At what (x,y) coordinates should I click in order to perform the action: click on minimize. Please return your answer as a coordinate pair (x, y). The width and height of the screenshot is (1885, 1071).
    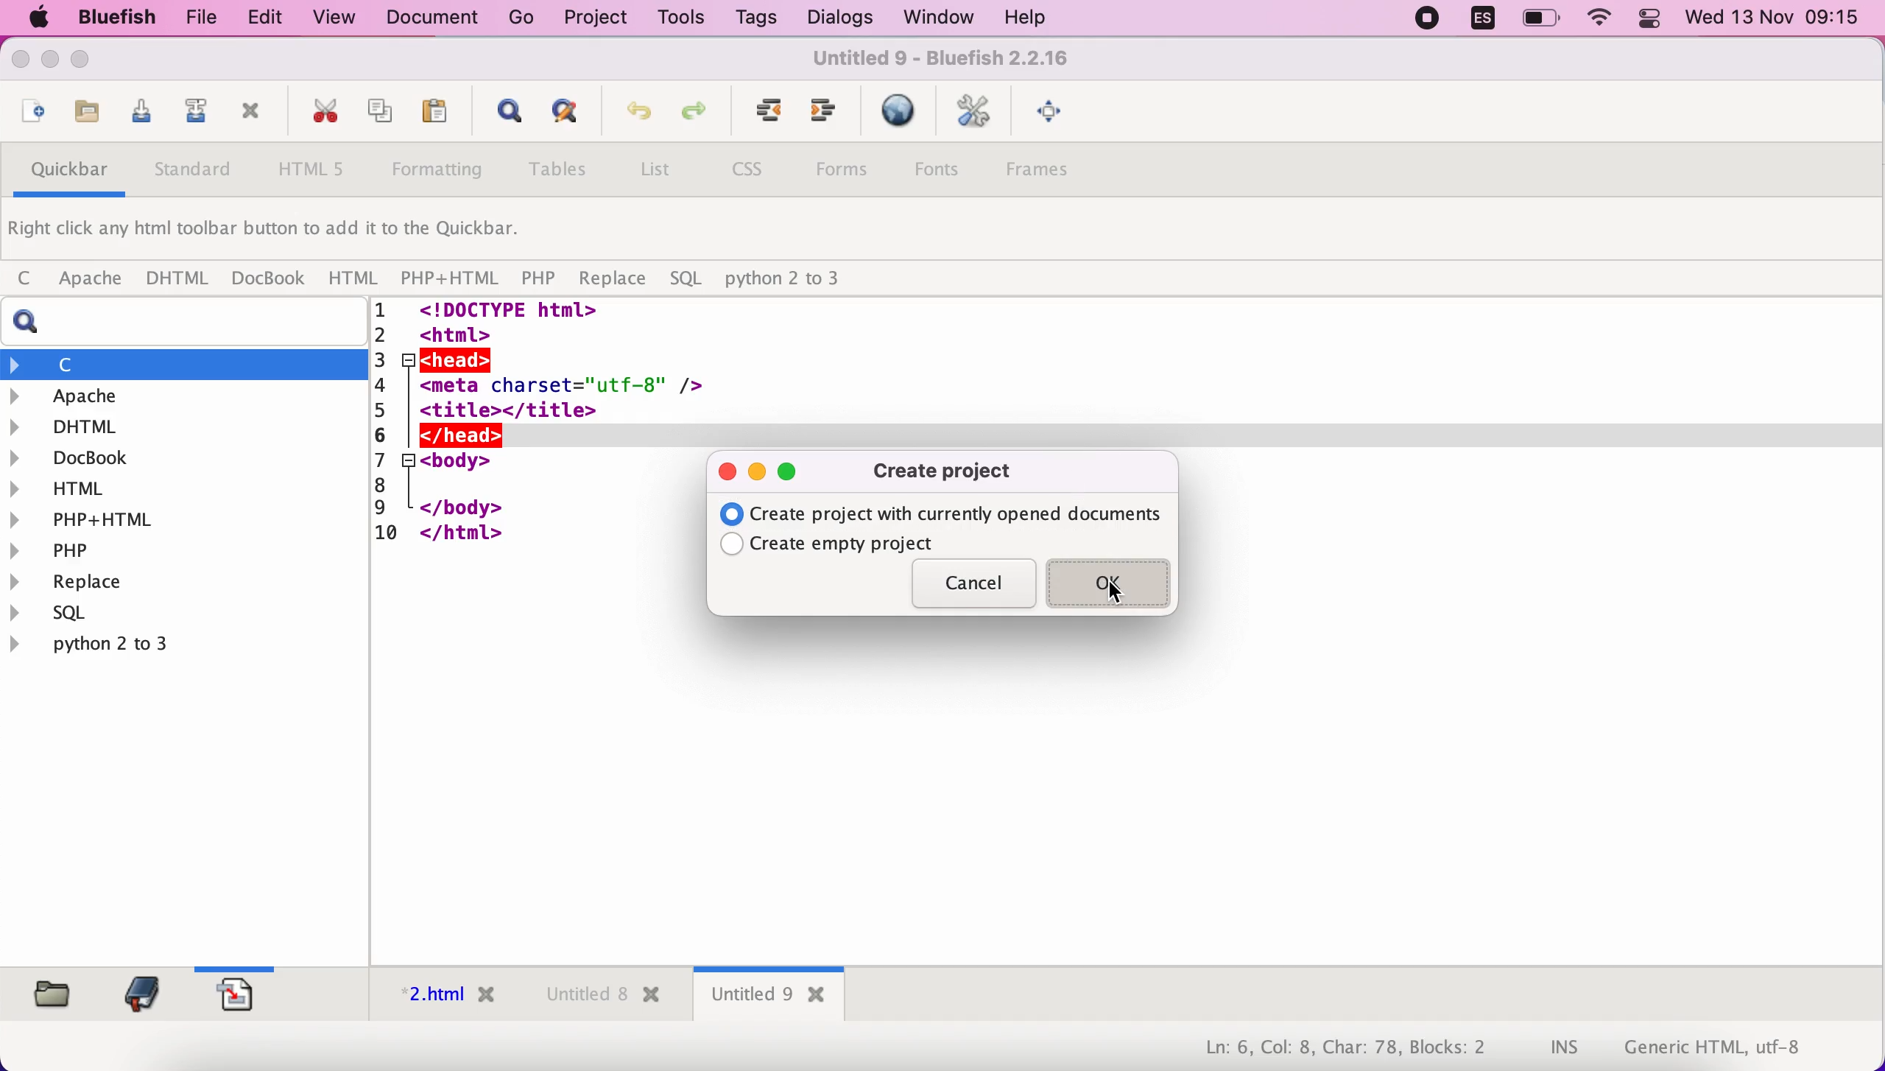
    Looking at the image, I should click on (758, 468).